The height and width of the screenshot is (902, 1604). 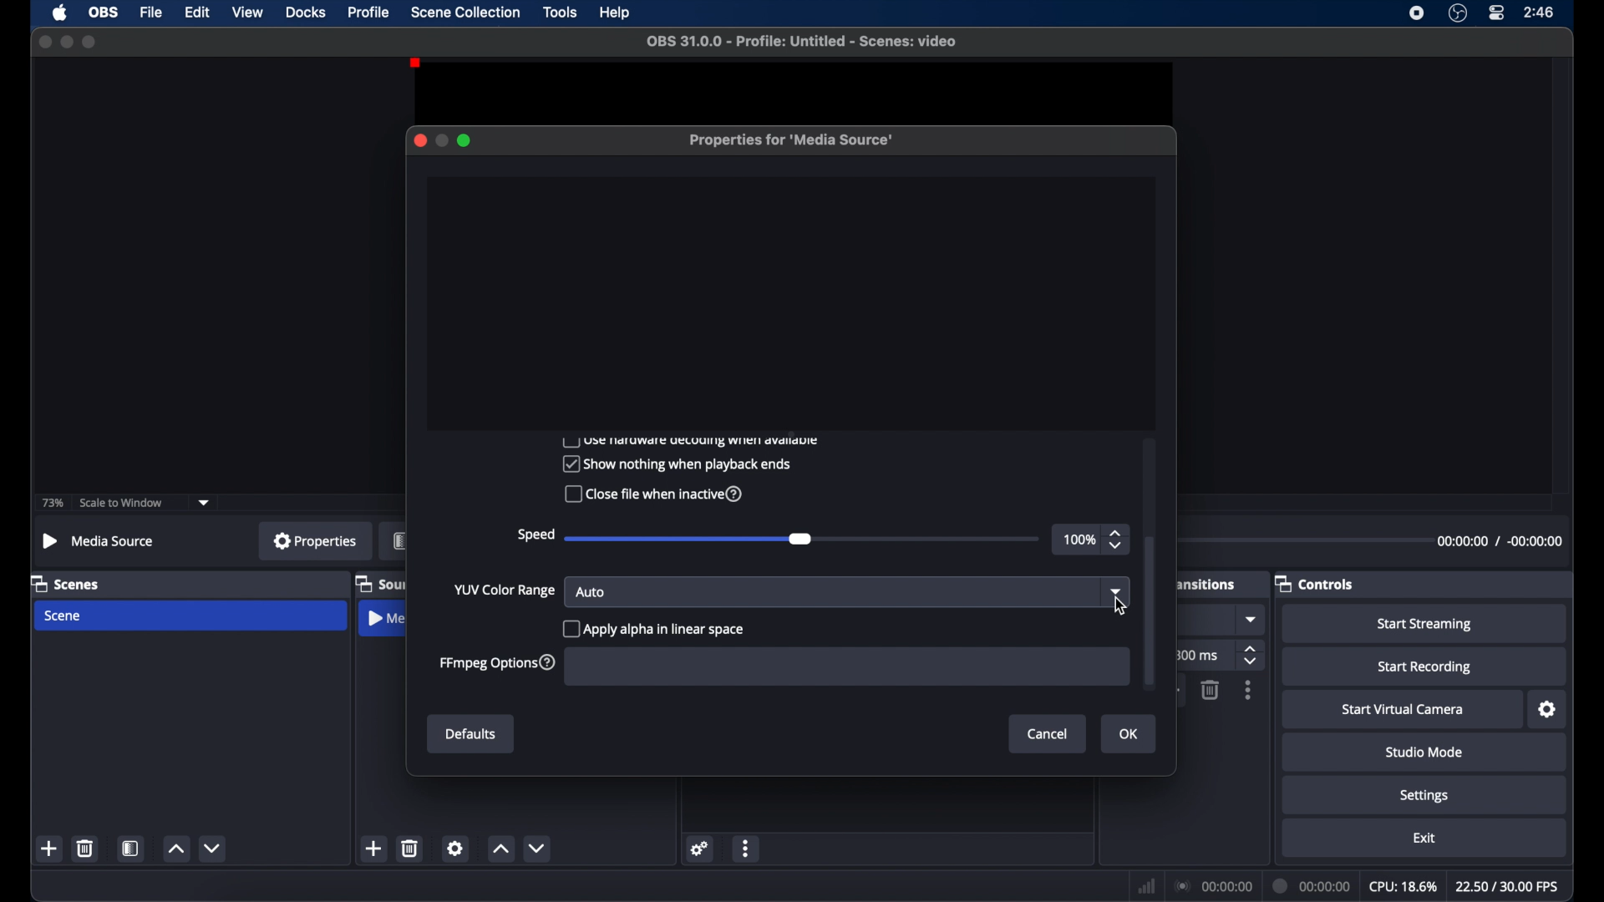 I want to click on cancel, so click(x=1048, y=733).